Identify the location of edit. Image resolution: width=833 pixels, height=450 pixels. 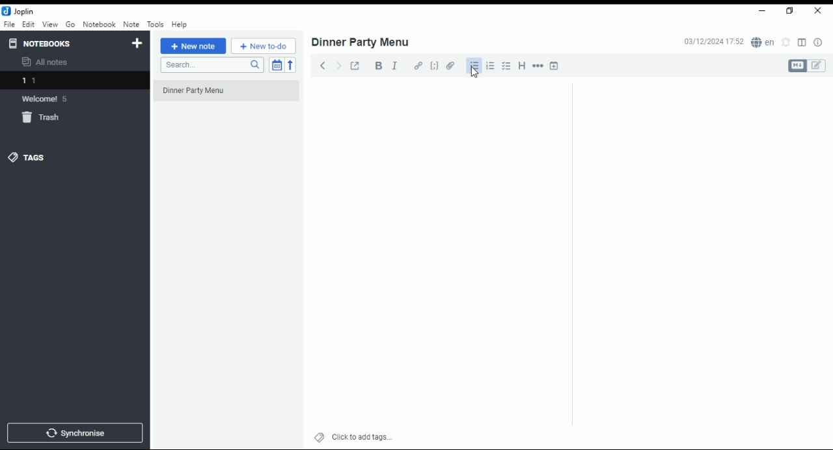
(29, 24).